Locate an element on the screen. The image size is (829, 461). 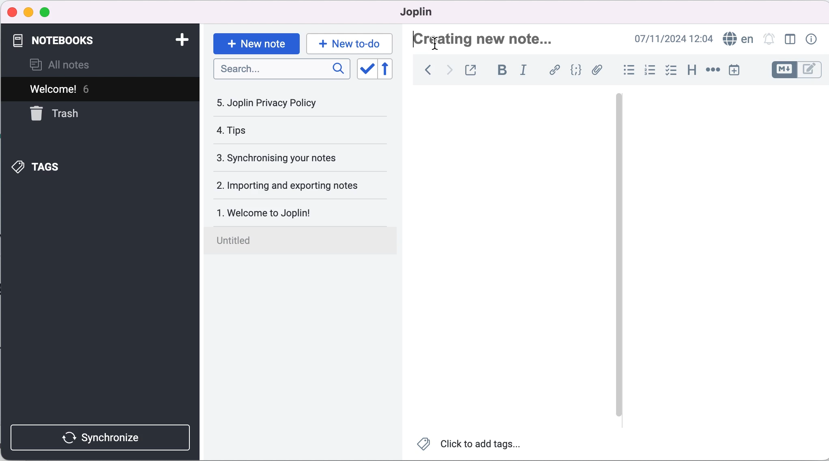
tags is located at coordinates (81, 167).